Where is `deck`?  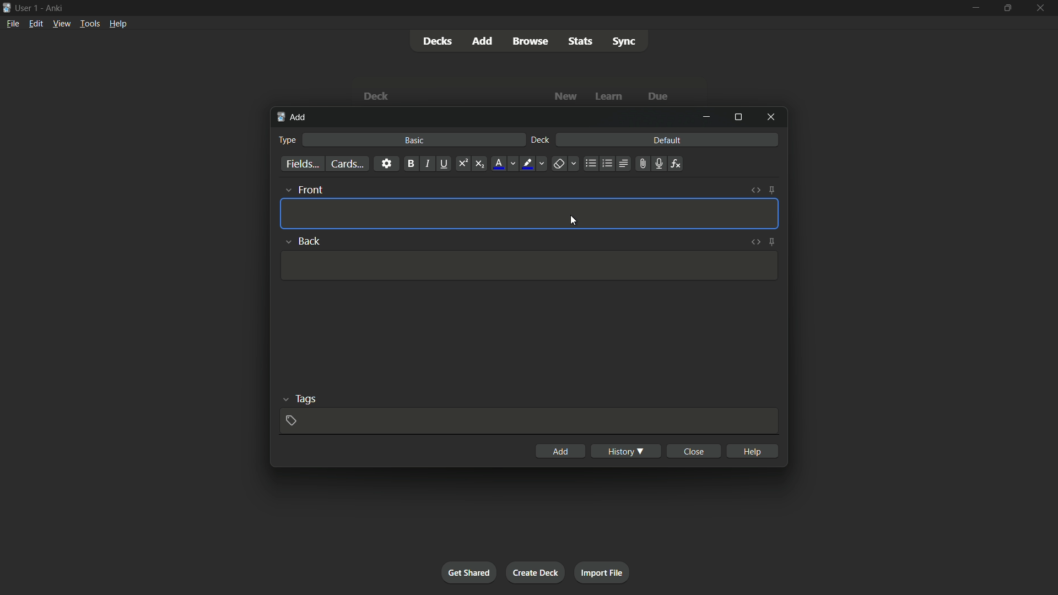 deck is located at coordinates (376, 98).